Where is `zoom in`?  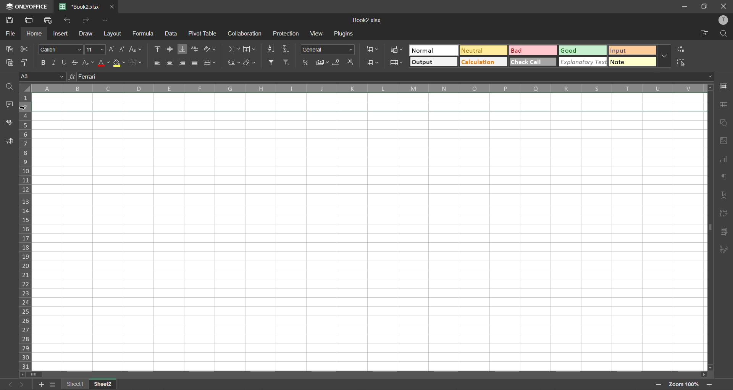 zoom in is located at coordinates (709, 384).